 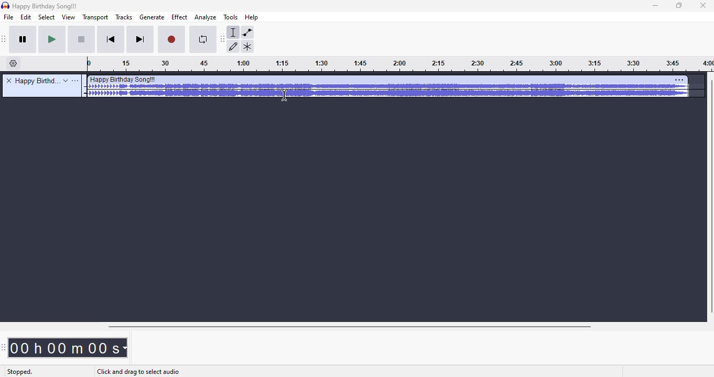 What do you see at coordinates (5, 39) in the screenshot?
I see `audacity transport toolbar` at bounding box center [5, 39].